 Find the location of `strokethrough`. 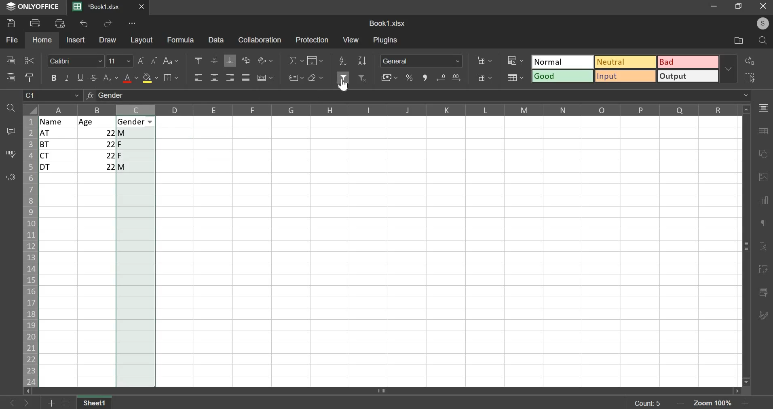

strokethrough is located at coordinates (94, 78).